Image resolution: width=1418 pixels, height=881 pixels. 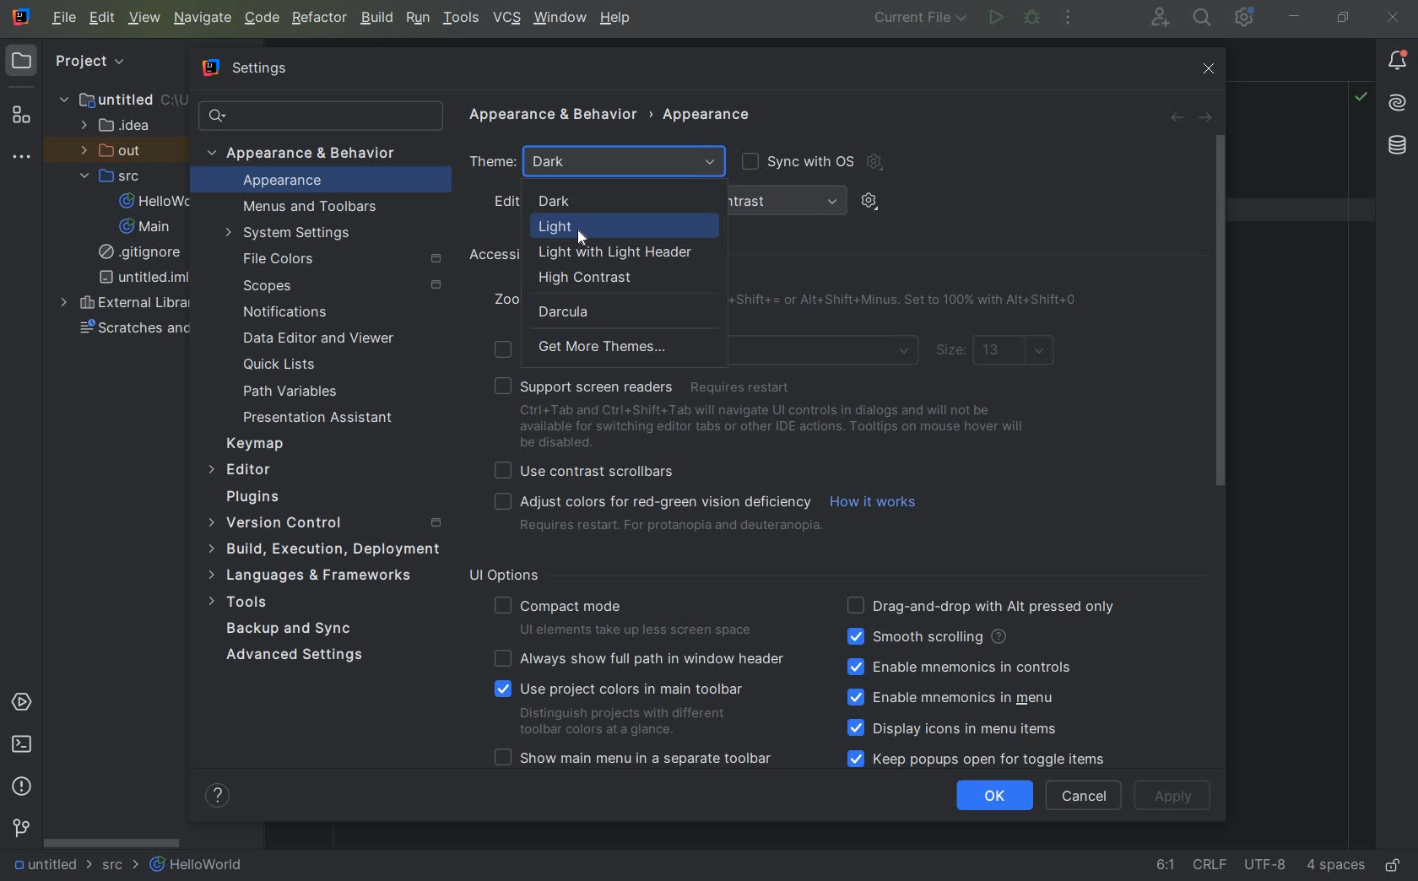 I want to click on restore, so click(x=1345, y=19).